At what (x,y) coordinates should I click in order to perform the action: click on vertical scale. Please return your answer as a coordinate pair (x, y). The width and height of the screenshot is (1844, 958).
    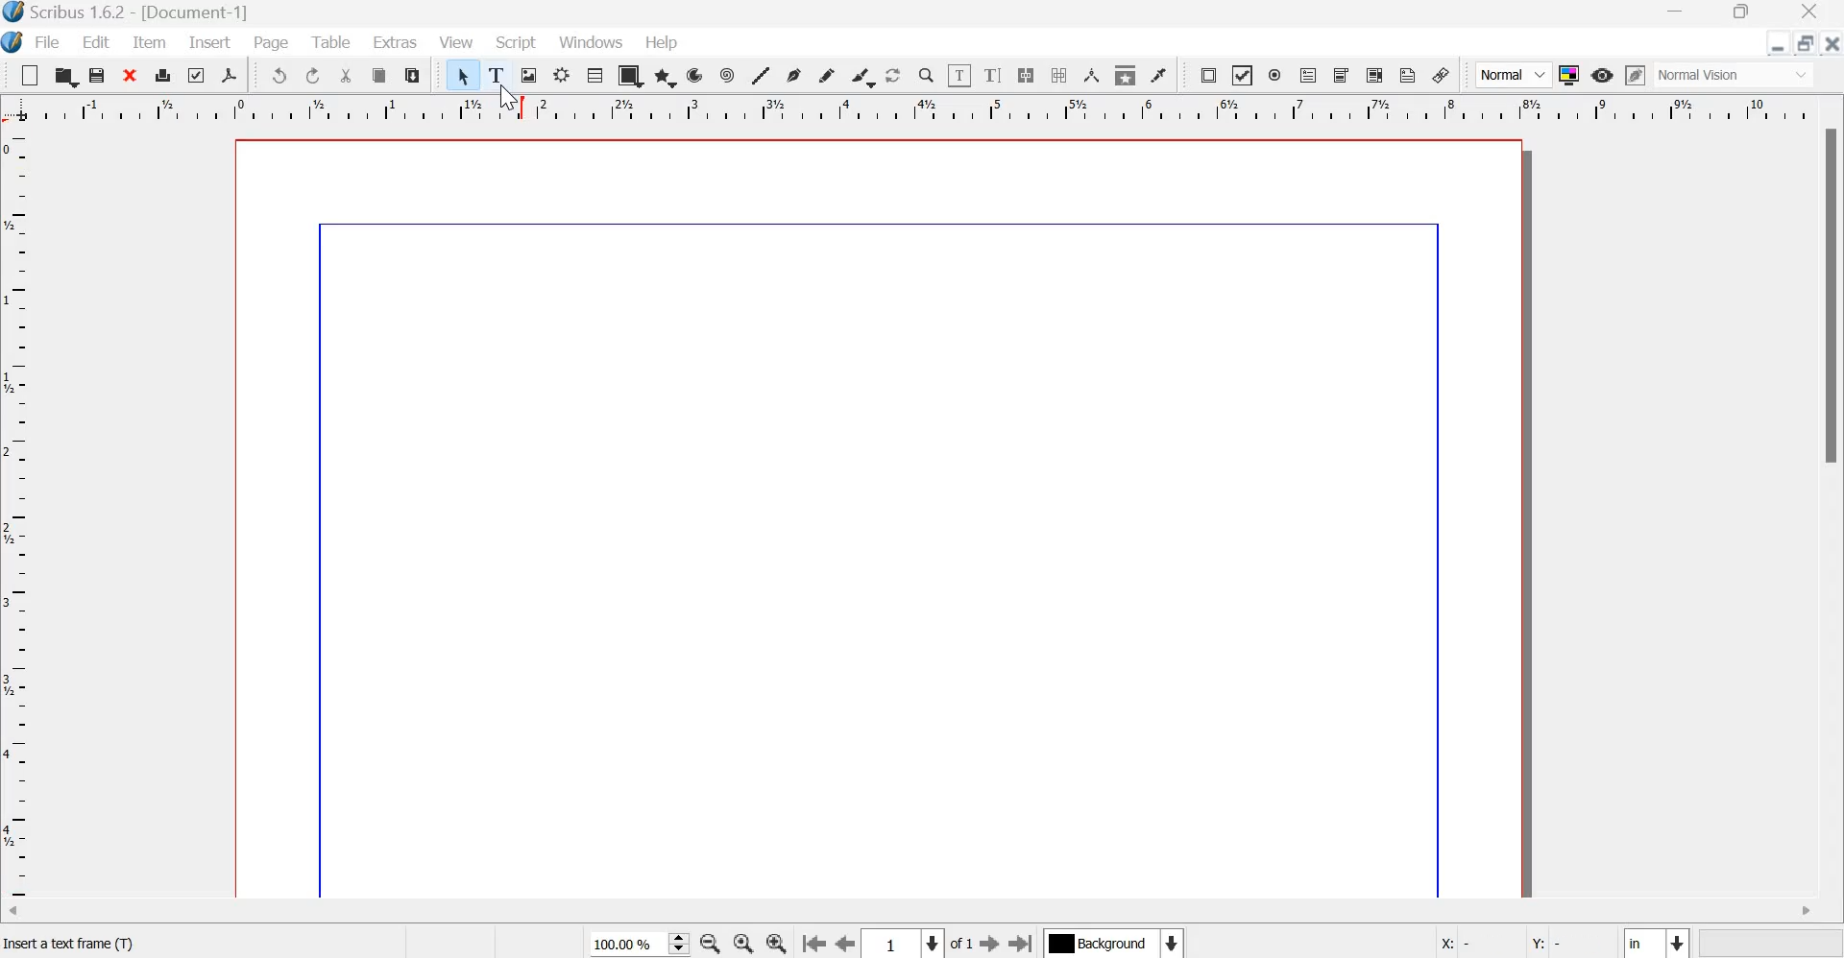
    Looking at the image, I should click on (21, 516).